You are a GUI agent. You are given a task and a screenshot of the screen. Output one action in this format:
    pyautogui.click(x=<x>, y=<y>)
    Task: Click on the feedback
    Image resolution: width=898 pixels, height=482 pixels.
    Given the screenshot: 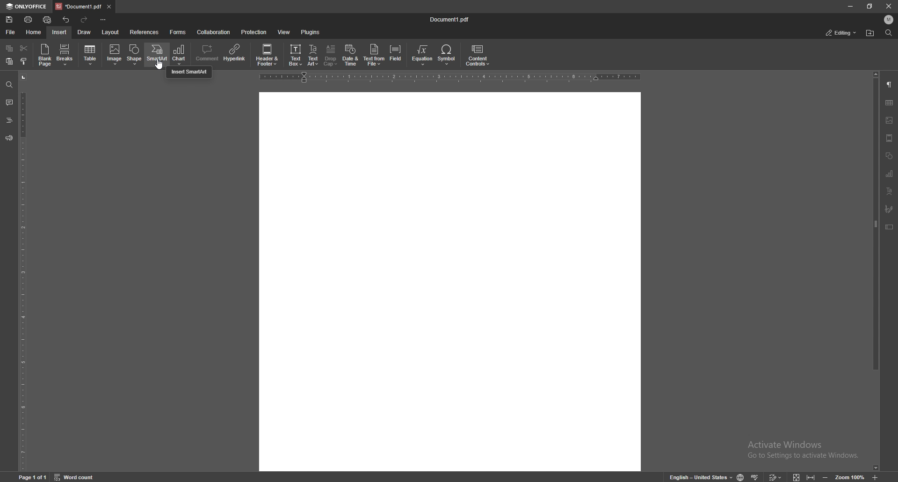 What is the action you would take?
    pyautogui.click(x=9, y=139)
    